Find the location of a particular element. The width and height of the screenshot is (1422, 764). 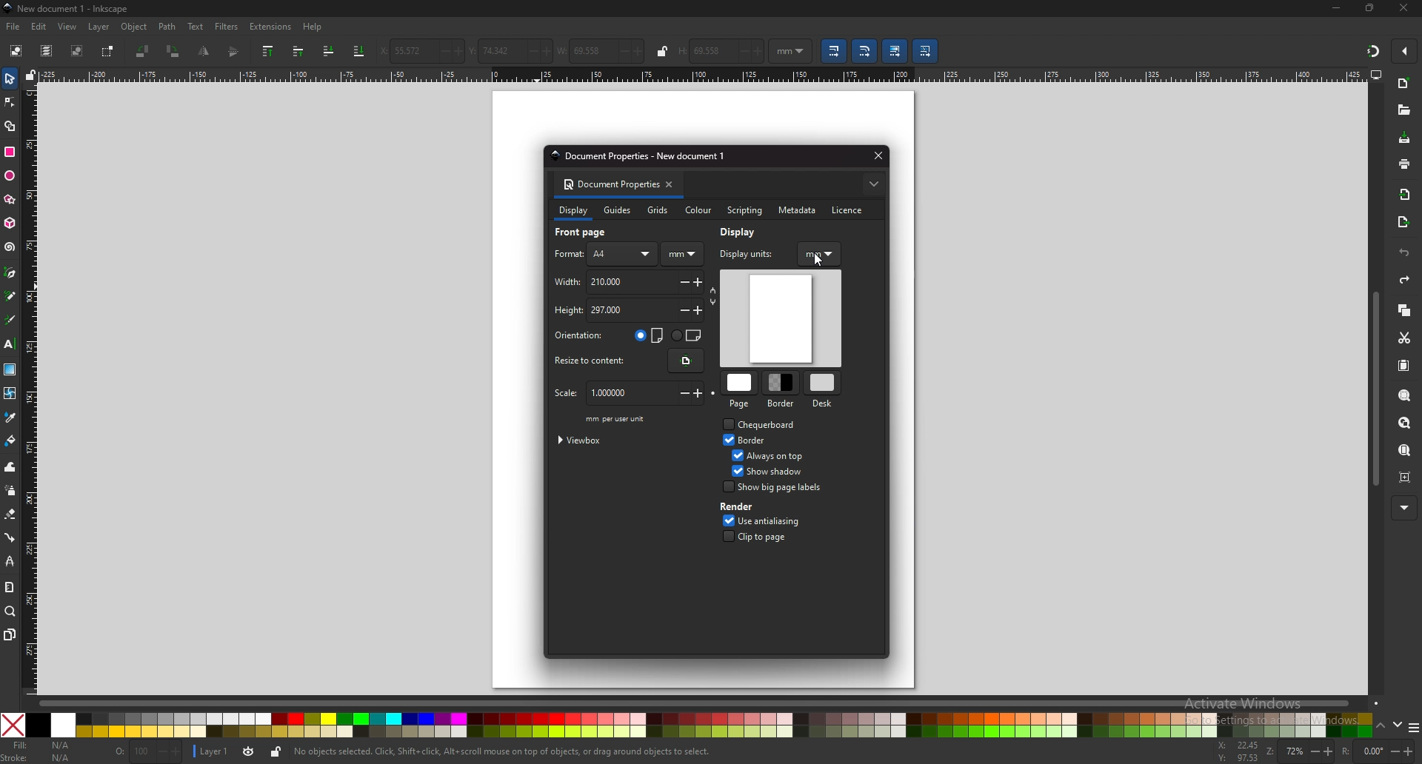

guides is located at coordinates (619, 210).